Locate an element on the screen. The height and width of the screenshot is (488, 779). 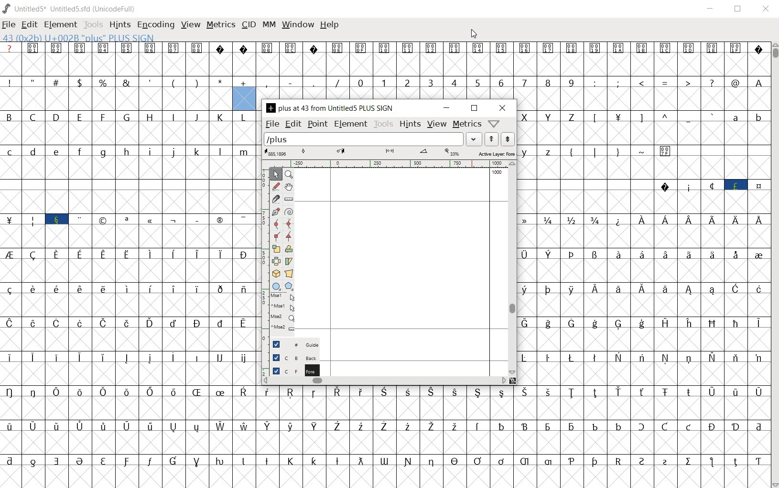
rotate the selection in 3D and project back to plane is located at coordinates (276, 273).